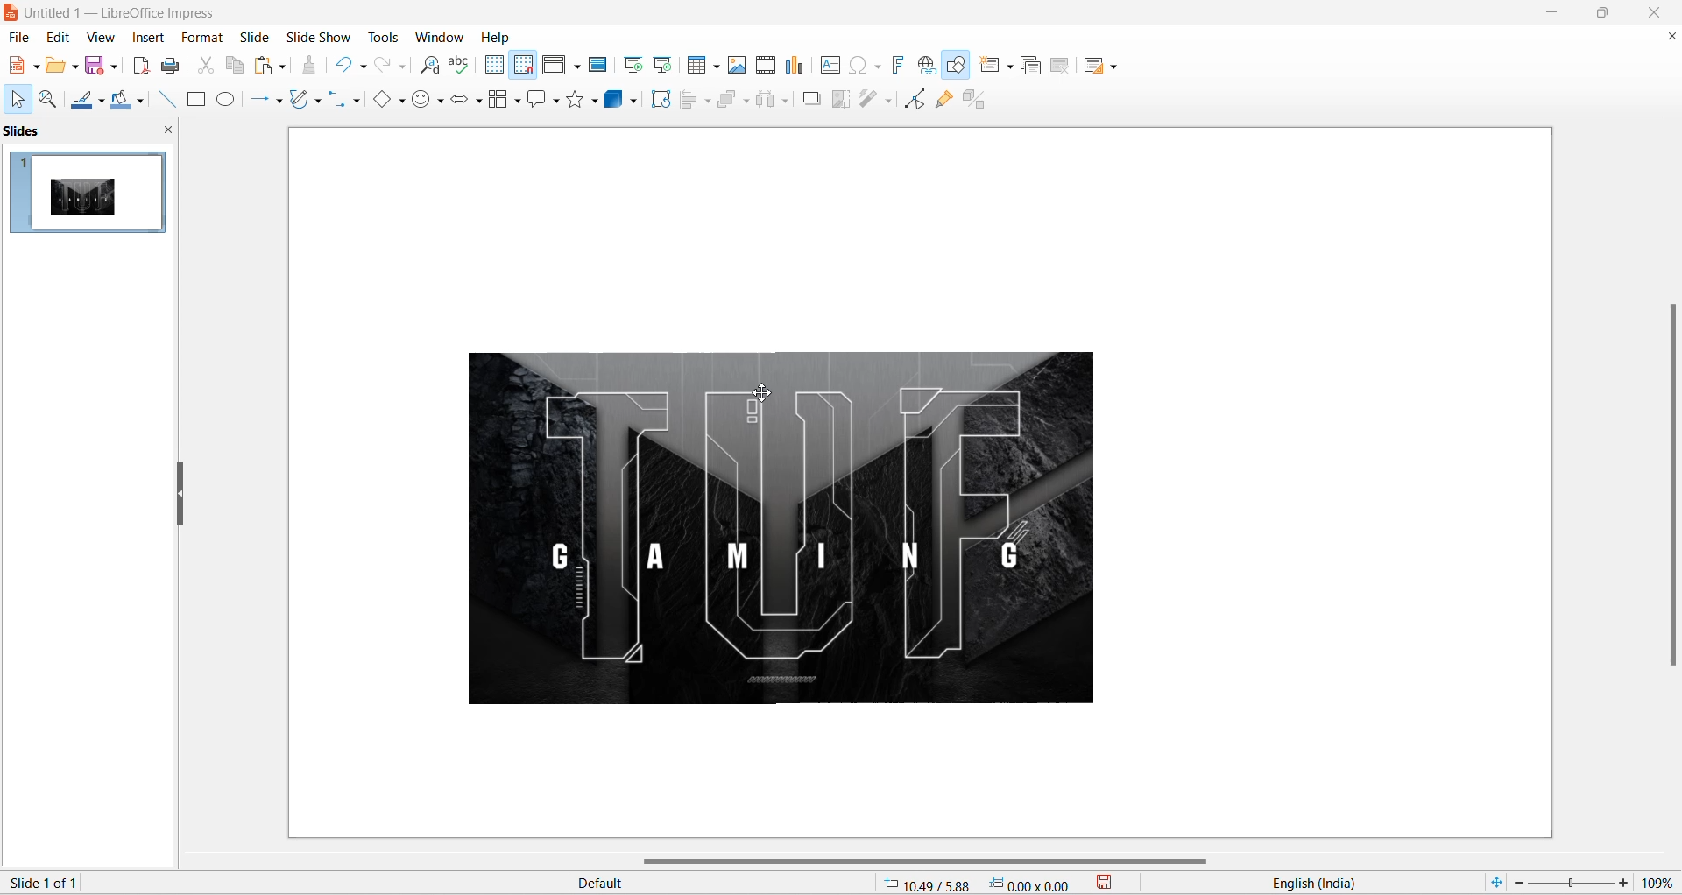 The image size is (1682, 895). I want to click on edit, so click(60, 37).